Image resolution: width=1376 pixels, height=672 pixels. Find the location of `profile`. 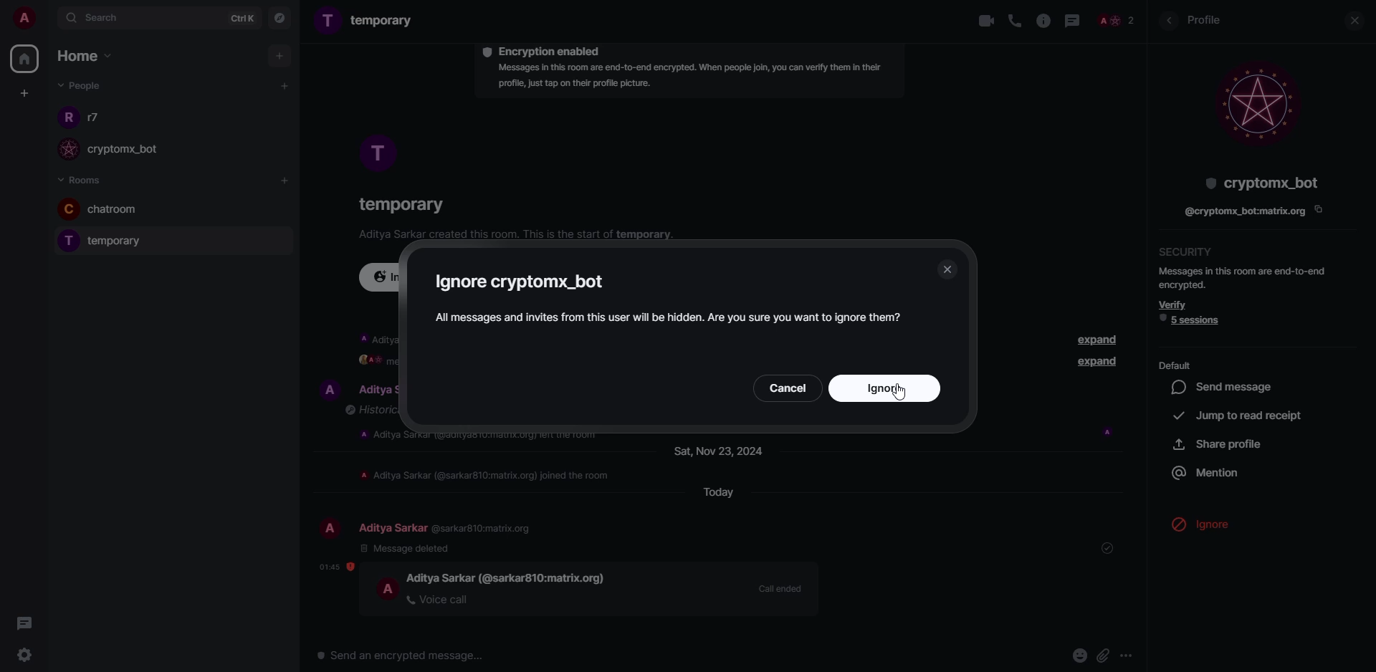

profile is located at coordinates (1209, 21).